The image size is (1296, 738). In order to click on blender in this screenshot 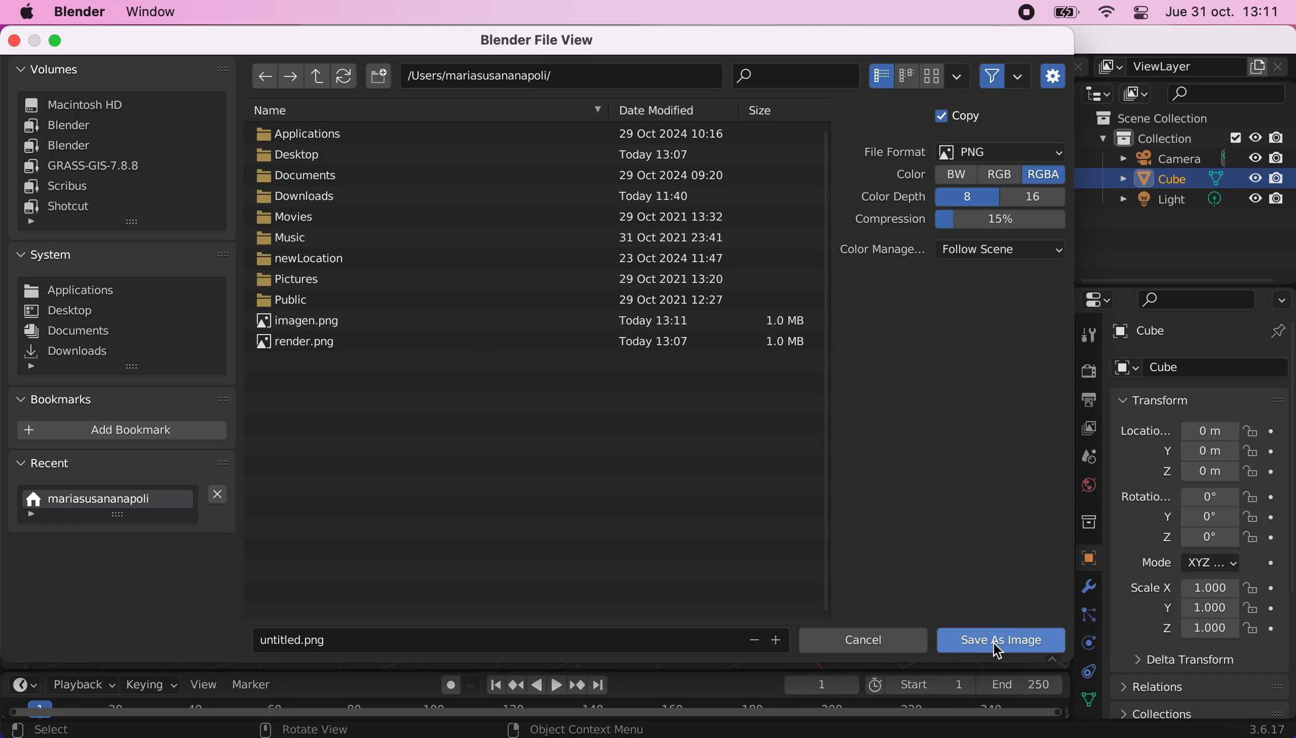, I will do `click(79, 13)`.